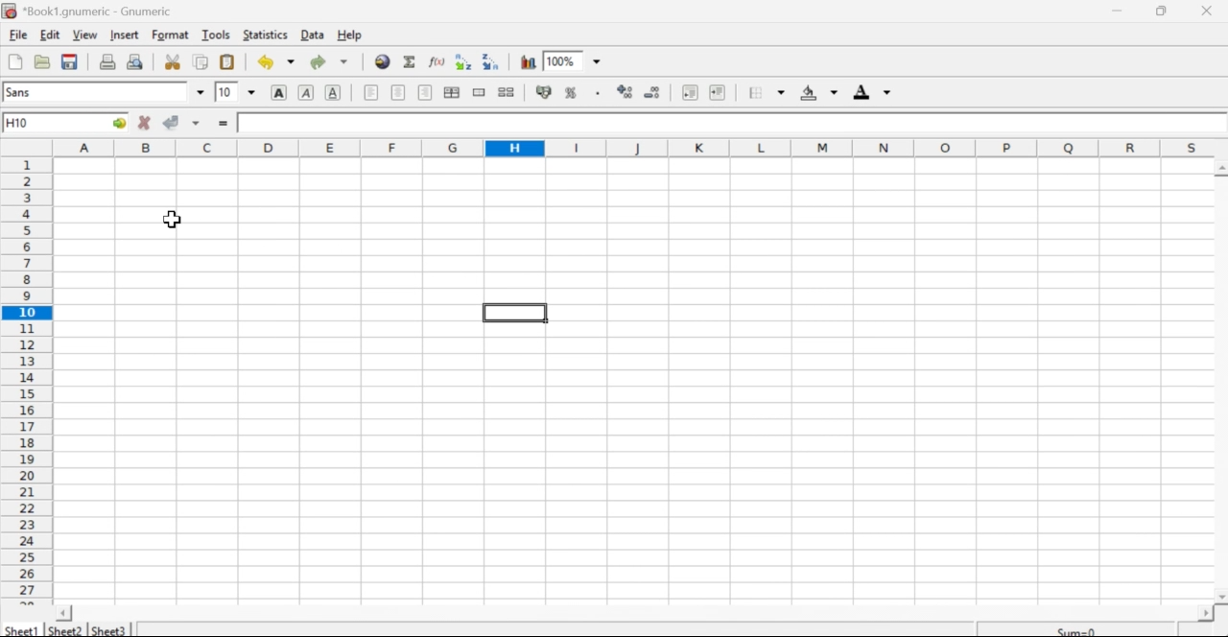 The height and width of the screenshot is (637, 1228). What do you see at coordinates (779, 93) in the screenshot?
I see `down` at bounding box center [779, 93].